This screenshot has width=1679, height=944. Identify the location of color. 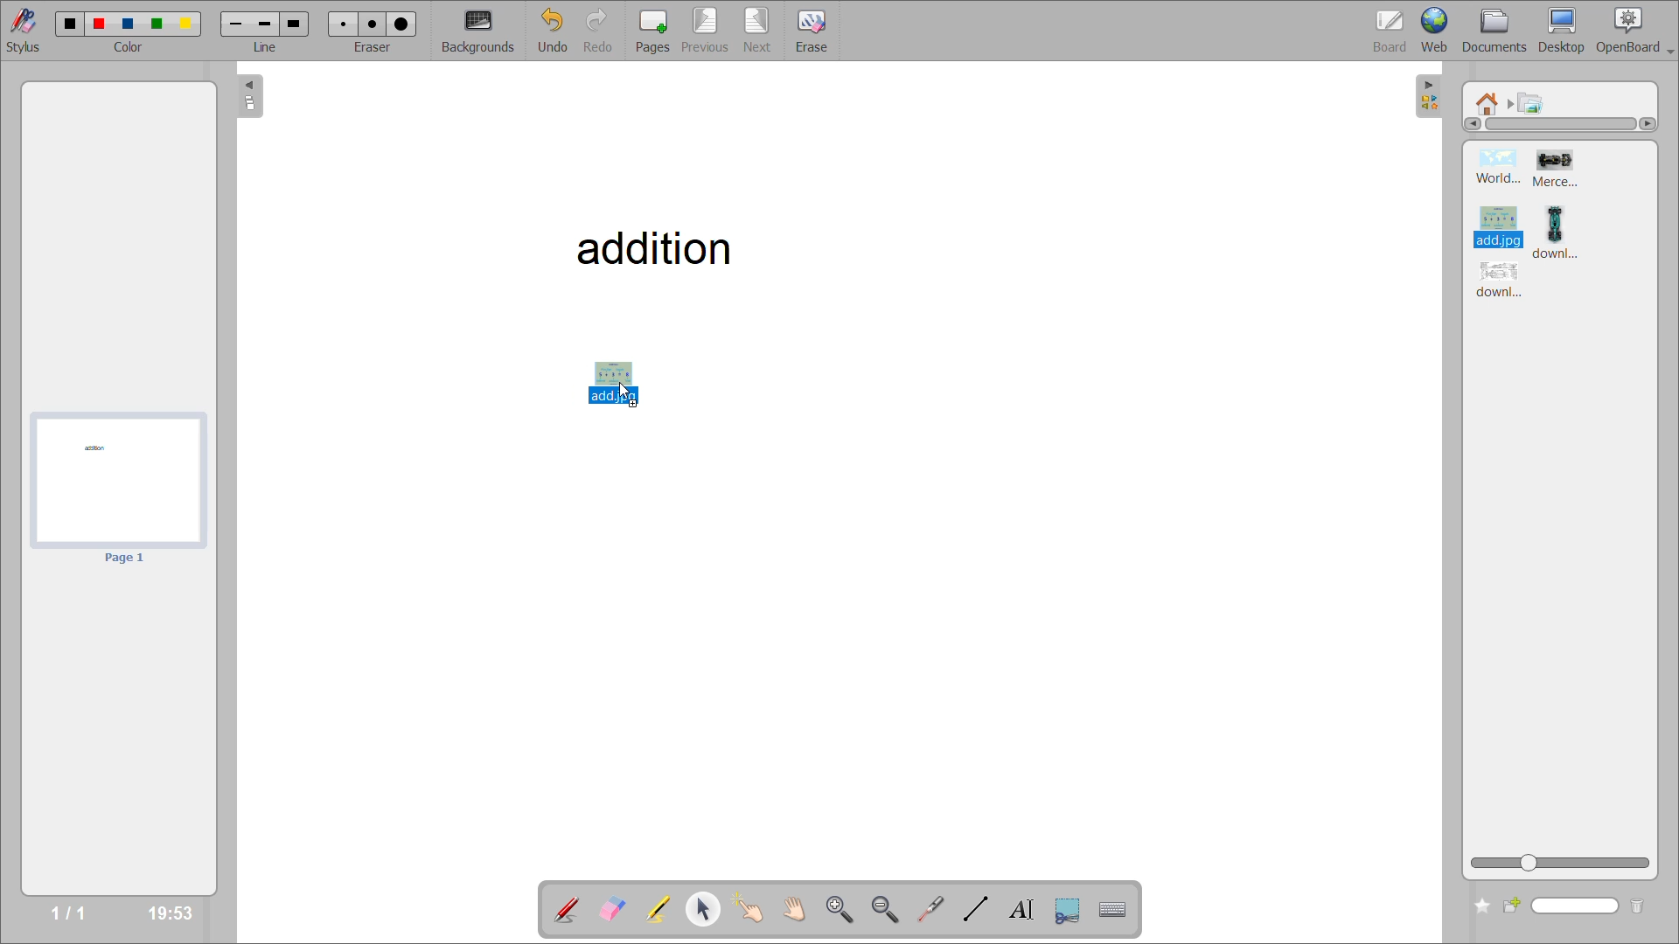
(129, 48).